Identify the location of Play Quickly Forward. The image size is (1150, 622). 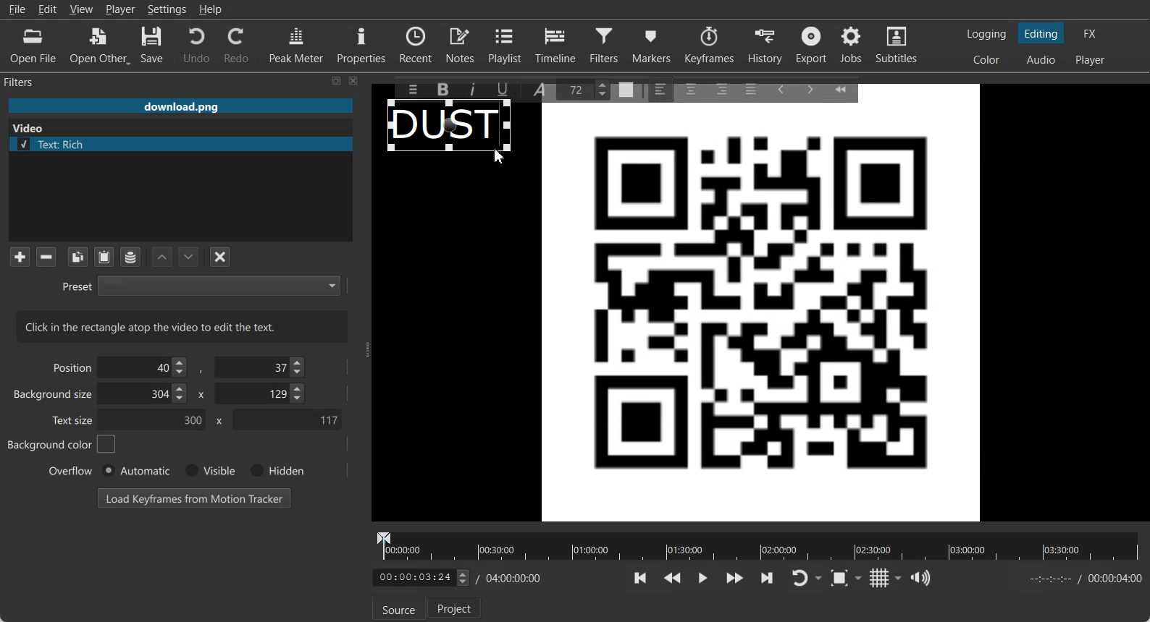
(735, 578).